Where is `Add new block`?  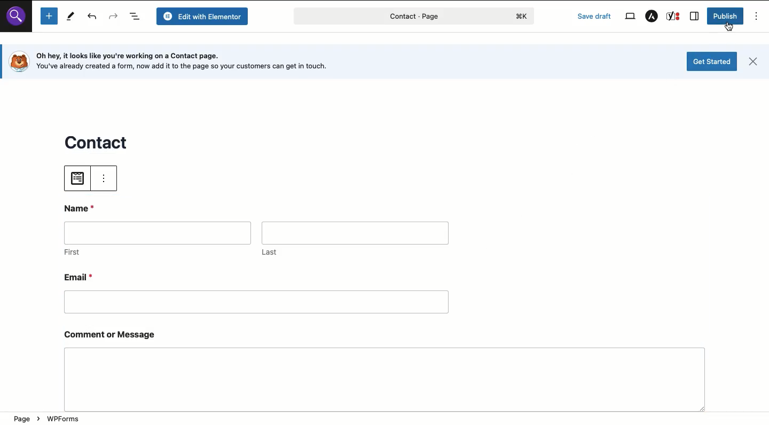
Add new block is located at coordinates (49, 17).